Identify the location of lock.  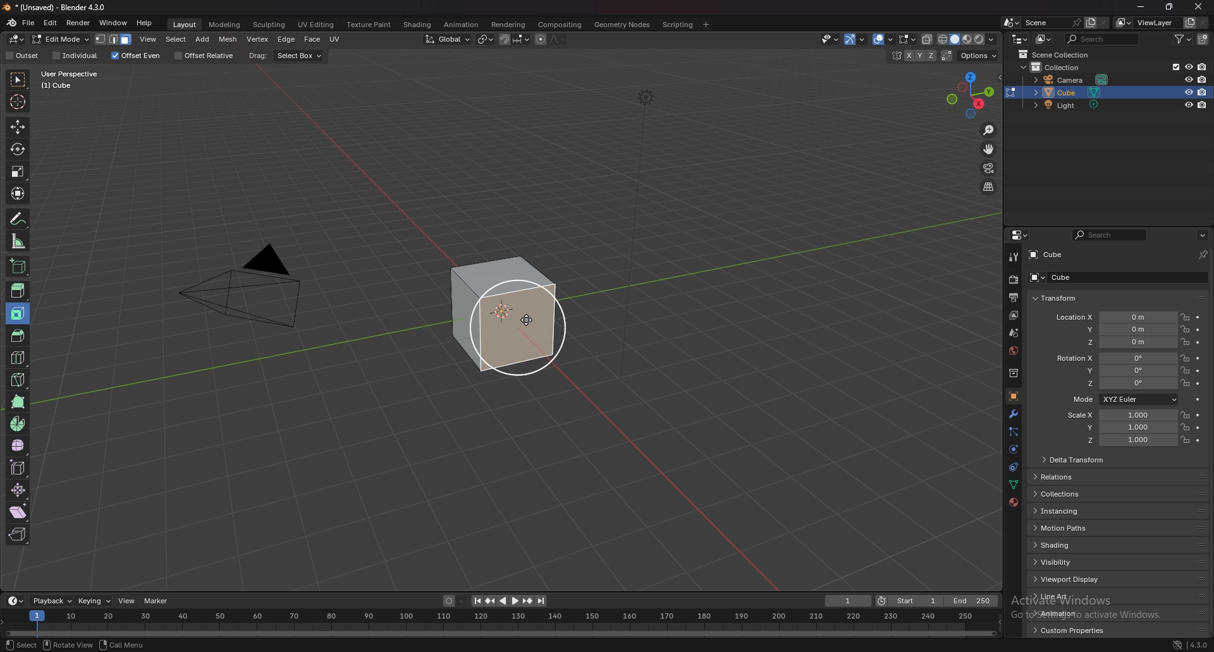
(1185, 329).